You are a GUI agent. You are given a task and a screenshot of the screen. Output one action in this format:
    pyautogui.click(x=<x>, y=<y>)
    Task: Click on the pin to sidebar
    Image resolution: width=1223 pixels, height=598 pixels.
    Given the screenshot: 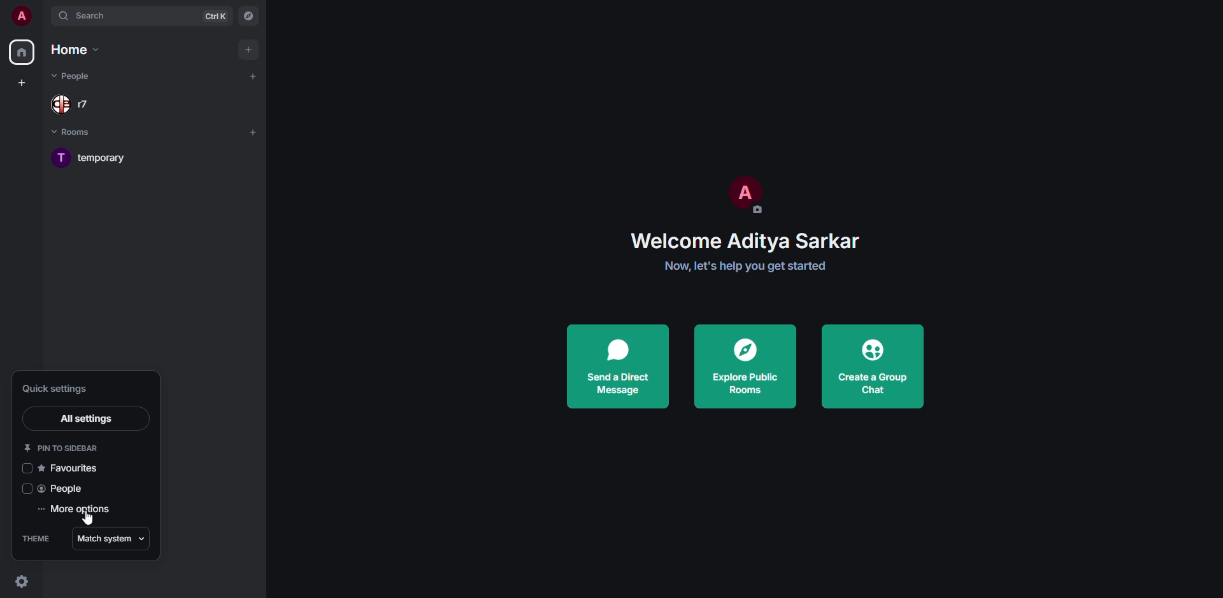 What is the action you would take?
    pyautogui.click(x=66, y=447)
    